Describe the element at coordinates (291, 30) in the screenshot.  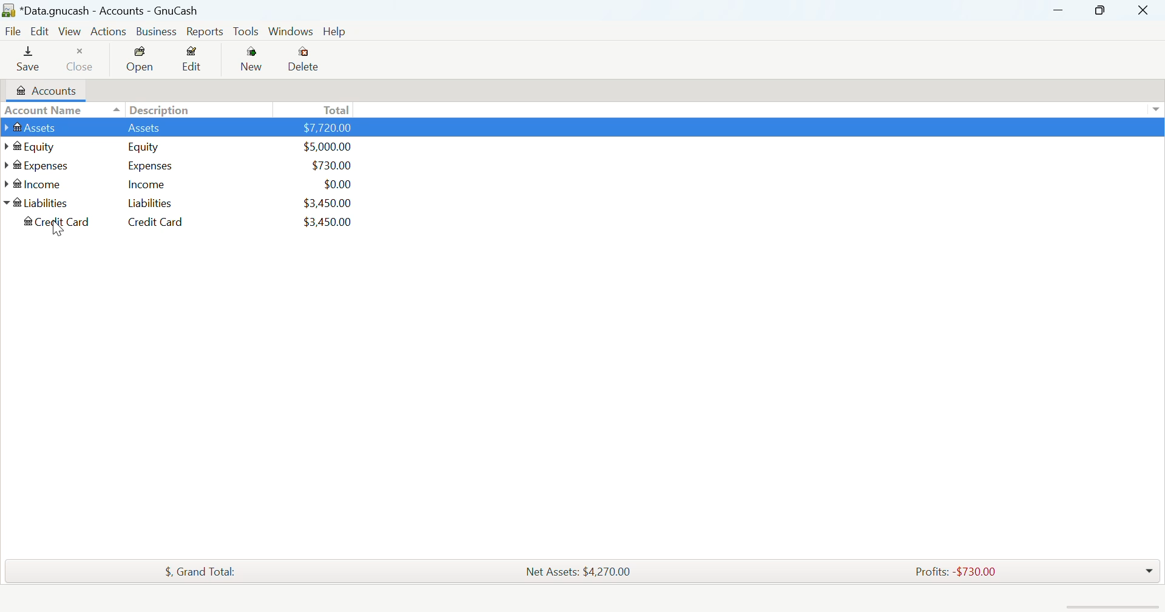
I see `Windows` at that location.